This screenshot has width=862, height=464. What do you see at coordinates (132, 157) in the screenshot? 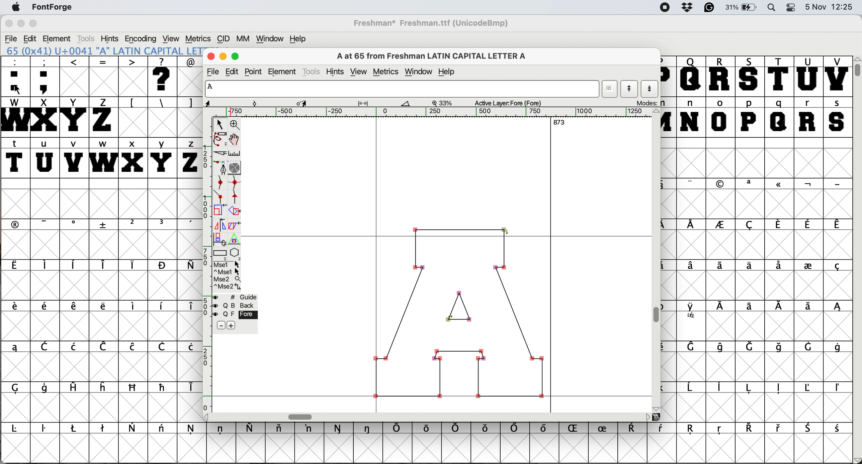
I see `x` at bounding box center [132, 157].